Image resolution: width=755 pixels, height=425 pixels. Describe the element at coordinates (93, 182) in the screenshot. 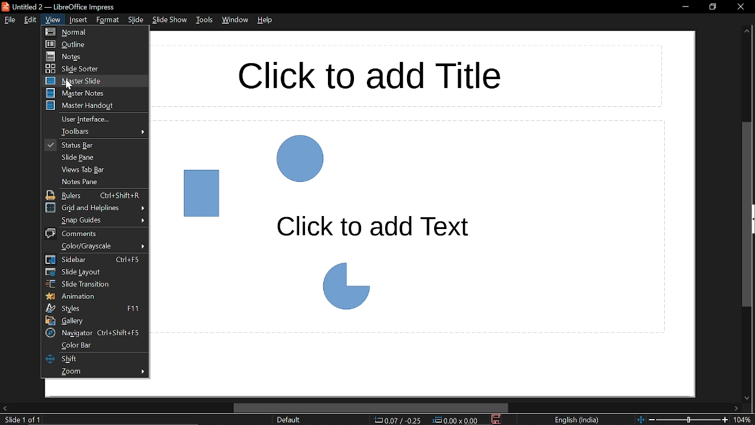

I see `Notes pane` at that location.